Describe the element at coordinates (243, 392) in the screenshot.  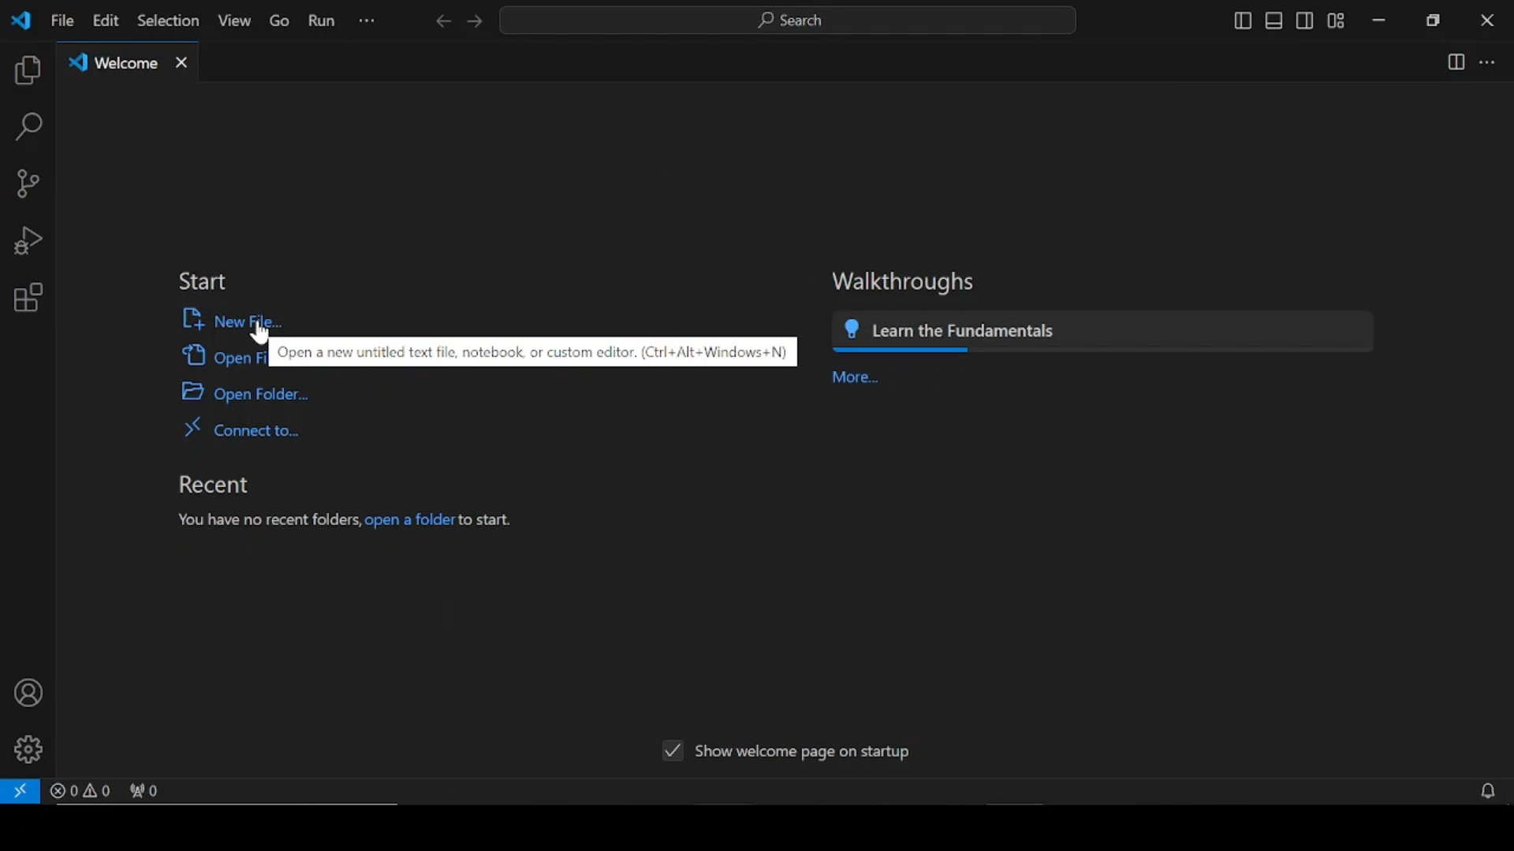
I see `open folder` at that location.